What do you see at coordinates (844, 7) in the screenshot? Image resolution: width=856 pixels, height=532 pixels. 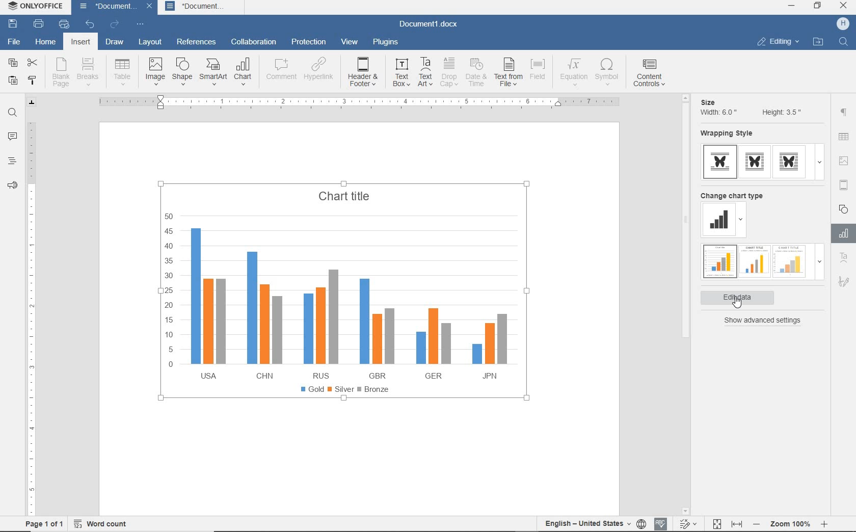 I see `close` at bounding box center [844, 7].